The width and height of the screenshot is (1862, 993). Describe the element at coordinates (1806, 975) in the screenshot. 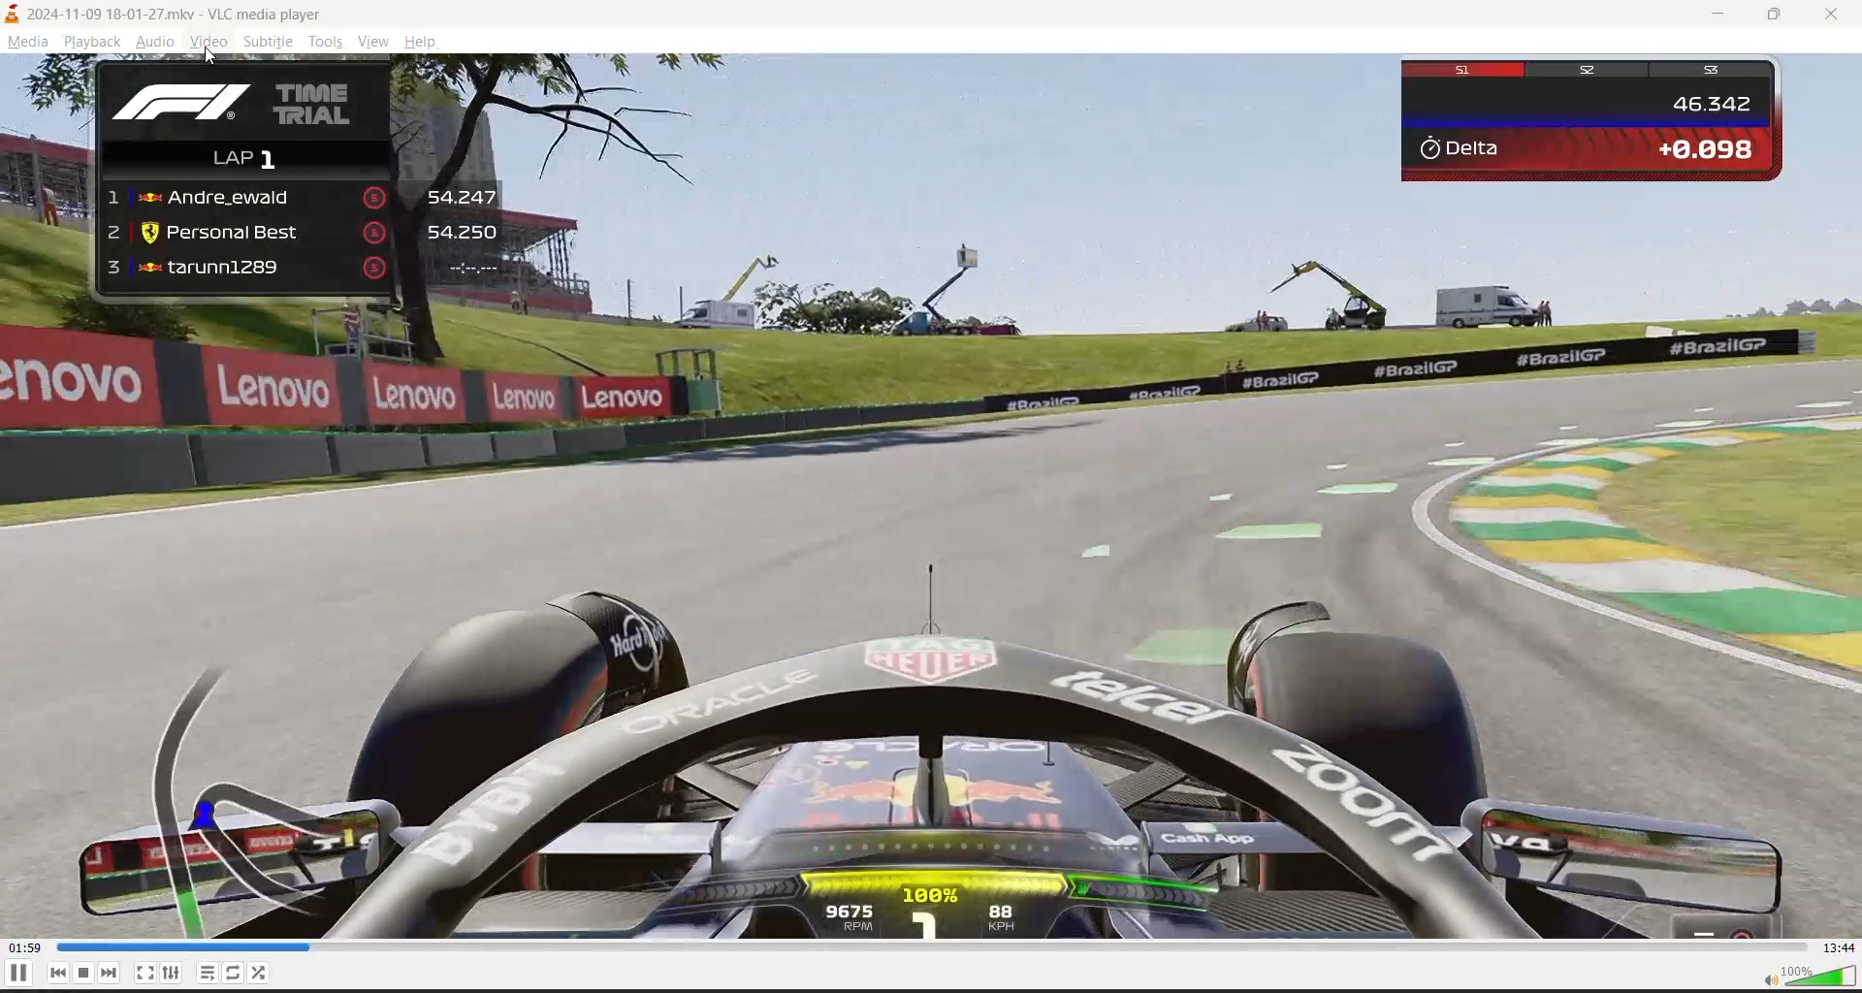

I see `volume` at that location.